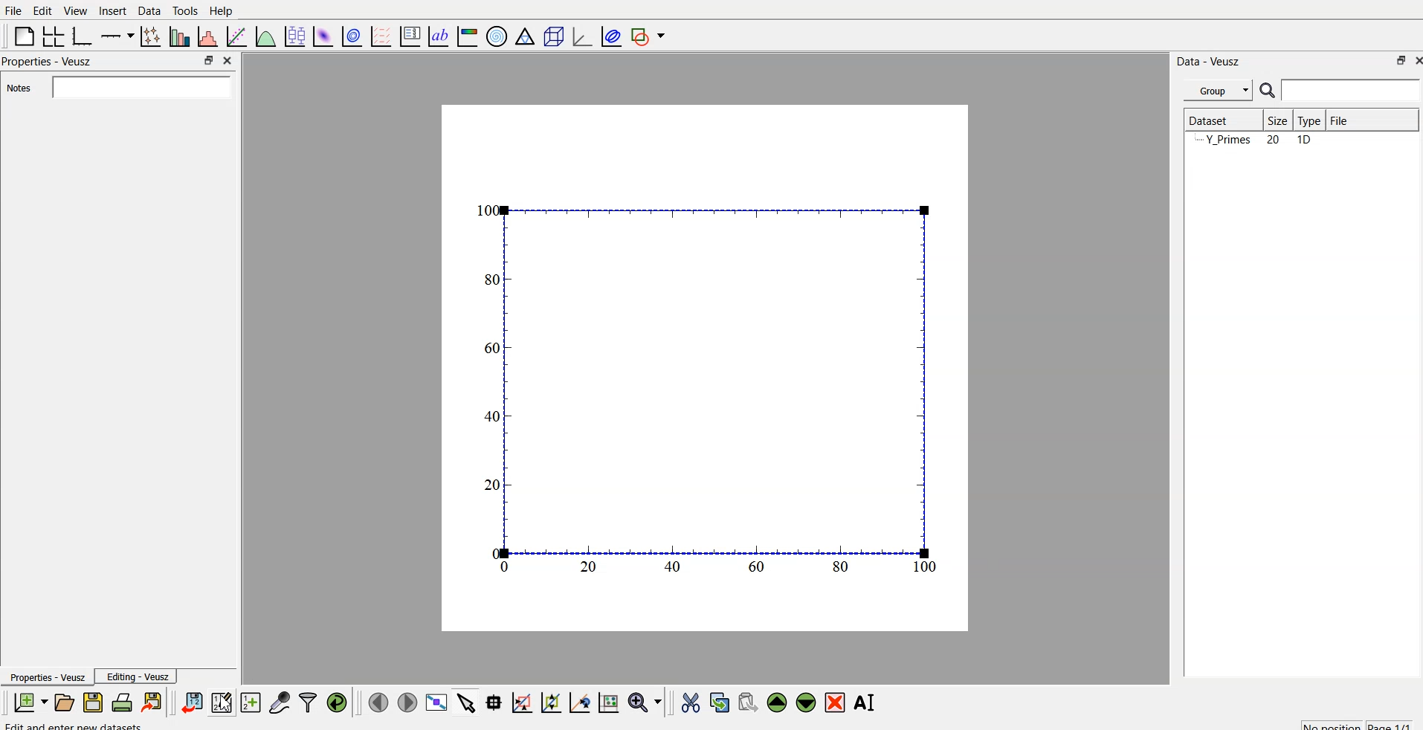  Describe the element at coordinates (193, 700) in the screenshot. I see `import data` at that location.